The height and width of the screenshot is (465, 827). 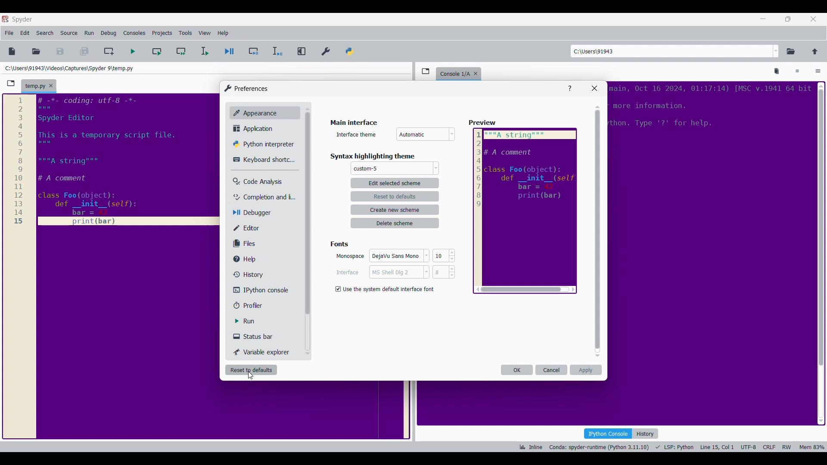 What do you see at coordinates (552, 370) in the screenshot?
I see `Cancel` at bounding box center [552, 370].